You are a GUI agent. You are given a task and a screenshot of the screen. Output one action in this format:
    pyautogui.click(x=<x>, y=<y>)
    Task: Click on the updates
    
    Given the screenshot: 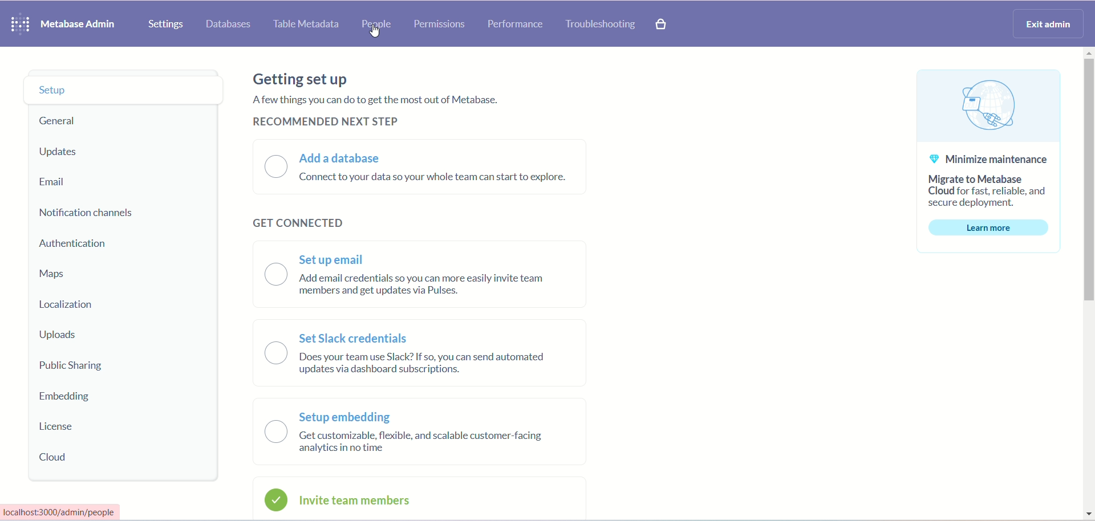 What is the action you would take?
    pyautogui.click(x=61, y=153)
    